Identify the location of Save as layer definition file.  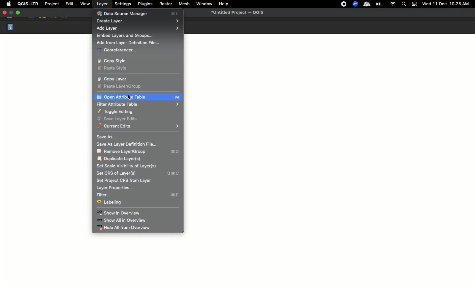
(129, 144).